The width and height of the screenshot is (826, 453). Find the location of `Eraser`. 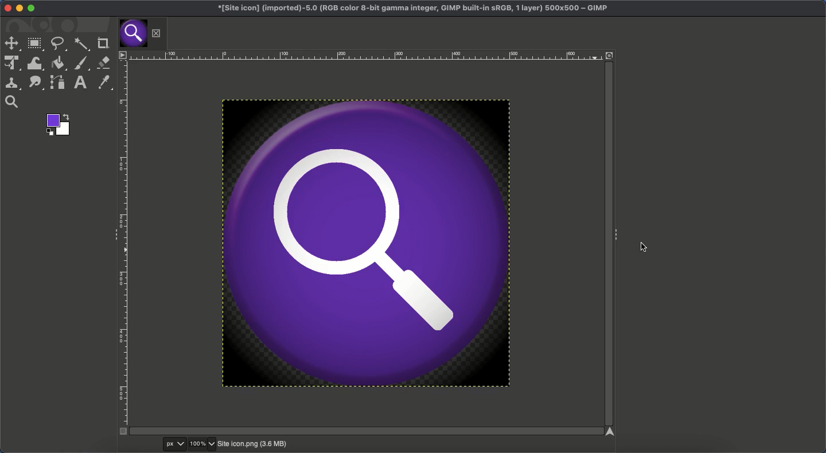

Eraser is located at coordinates (104, 63).